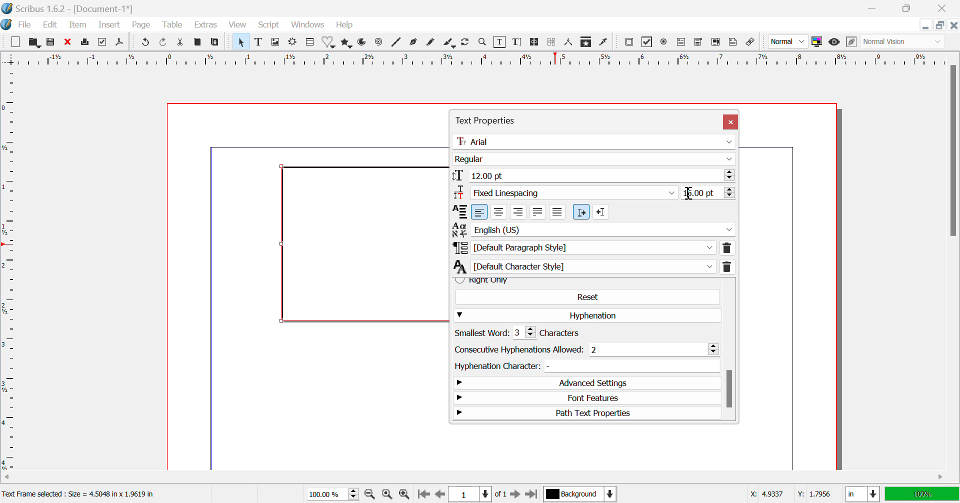  Describe the element at coordinates (240, 41) in the screenshot. I see `Select` at that location.